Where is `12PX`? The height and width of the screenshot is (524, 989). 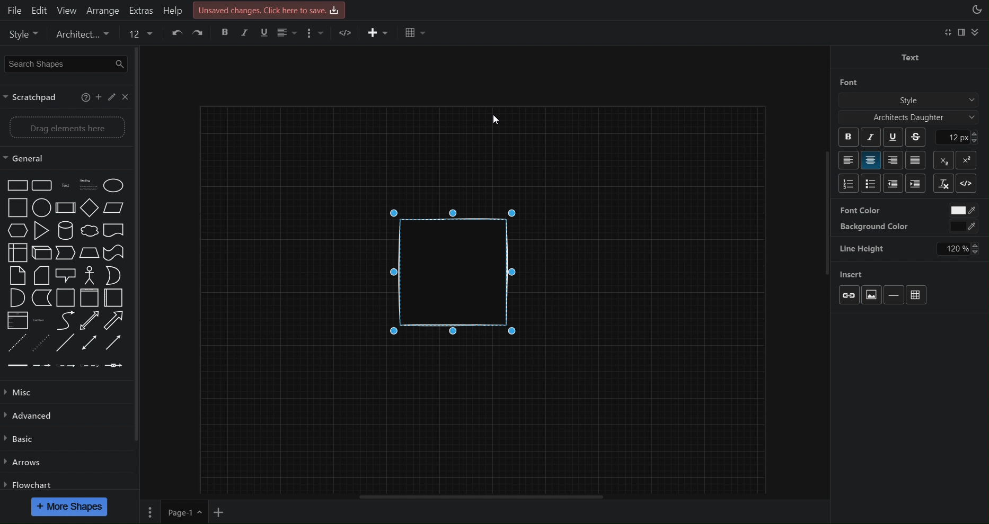 12PX is located at coordinates (965, 137).